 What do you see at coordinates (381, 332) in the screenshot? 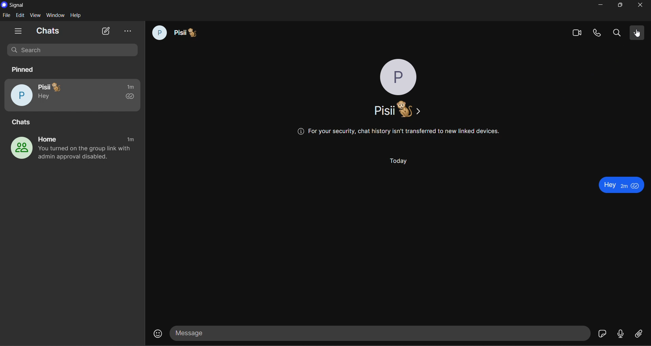
I see `message` at bounding box center [381, 332].